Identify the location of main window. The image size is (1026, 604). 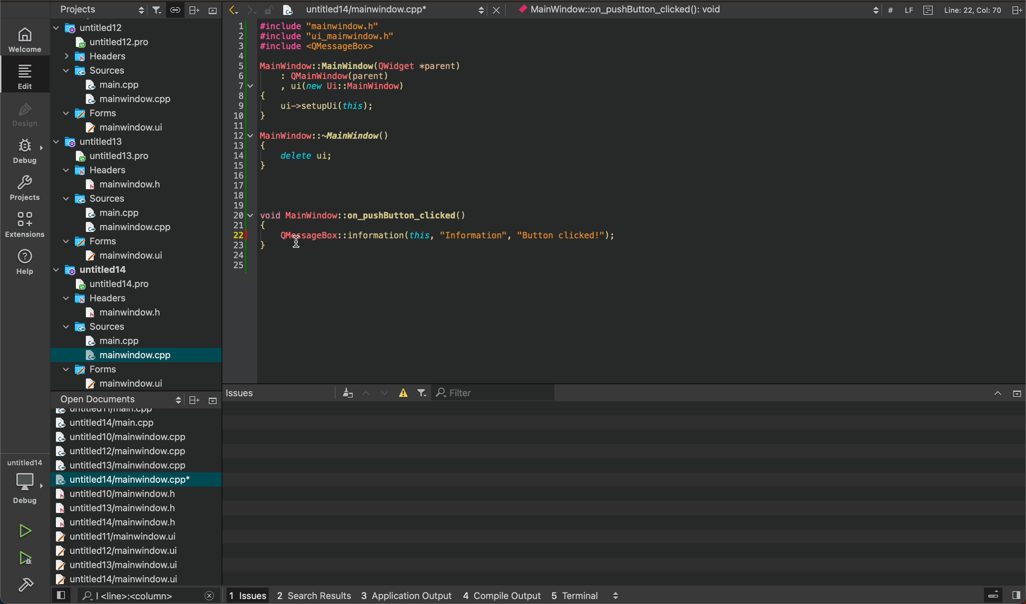
(119, 127).